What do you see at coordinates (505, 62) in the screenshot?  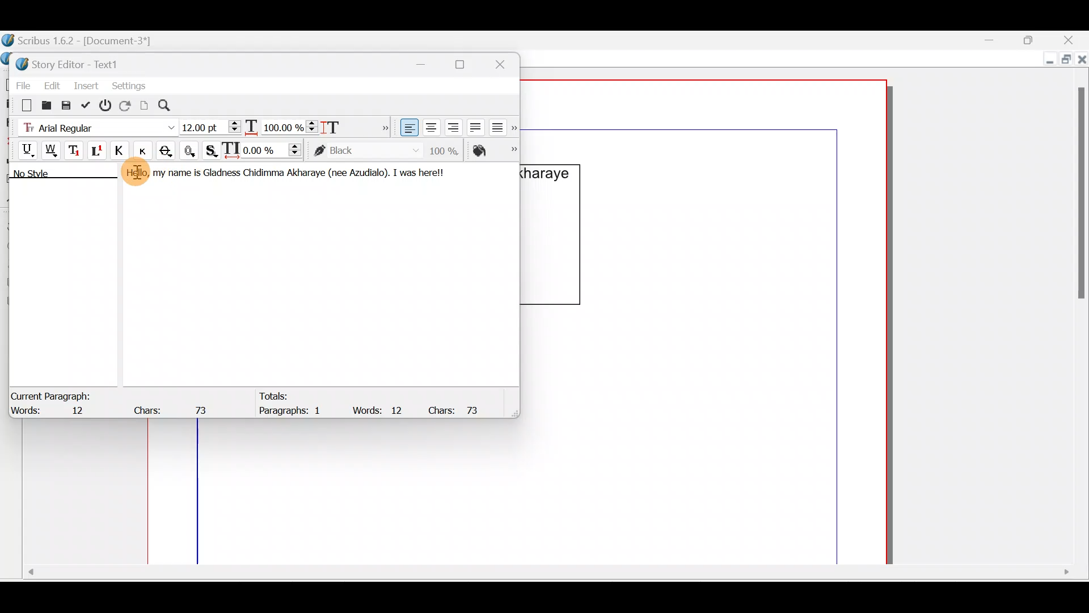 I see `Close` at bounding box center [505, 62].